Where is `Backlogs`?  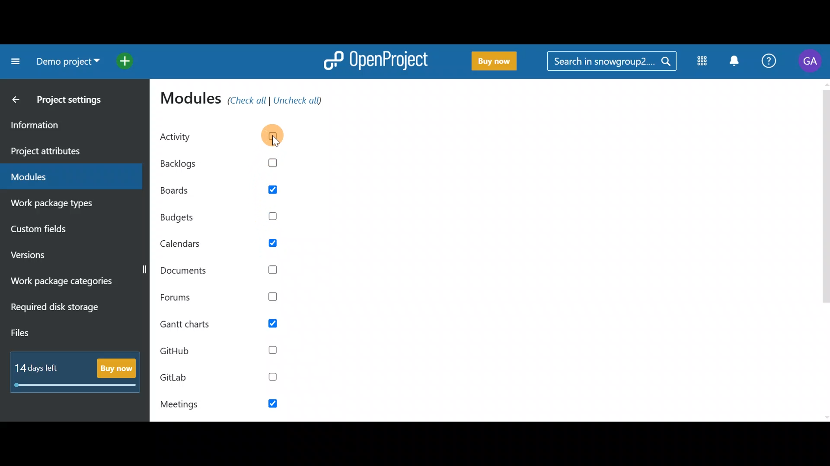
Backlogs is located at coordinates (229, 160).